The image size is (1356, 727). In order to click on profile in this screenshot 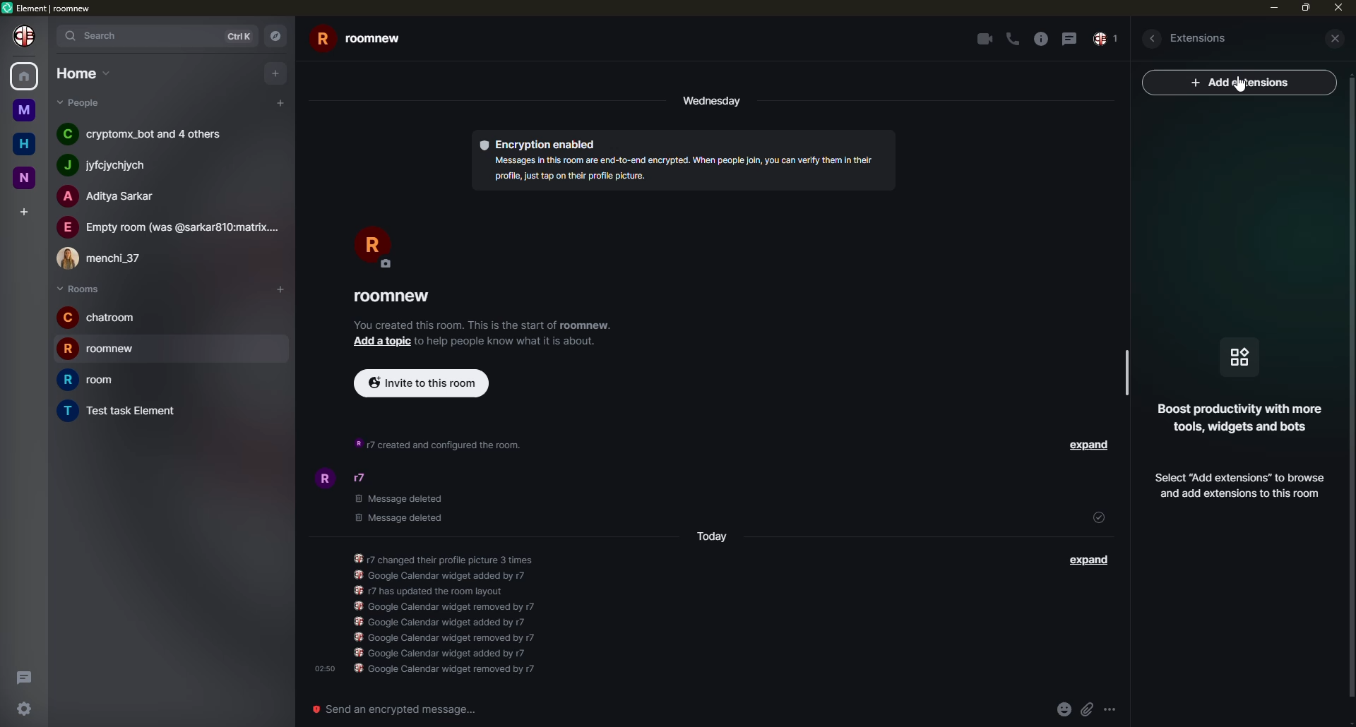, I will do `click(323, 476)`.